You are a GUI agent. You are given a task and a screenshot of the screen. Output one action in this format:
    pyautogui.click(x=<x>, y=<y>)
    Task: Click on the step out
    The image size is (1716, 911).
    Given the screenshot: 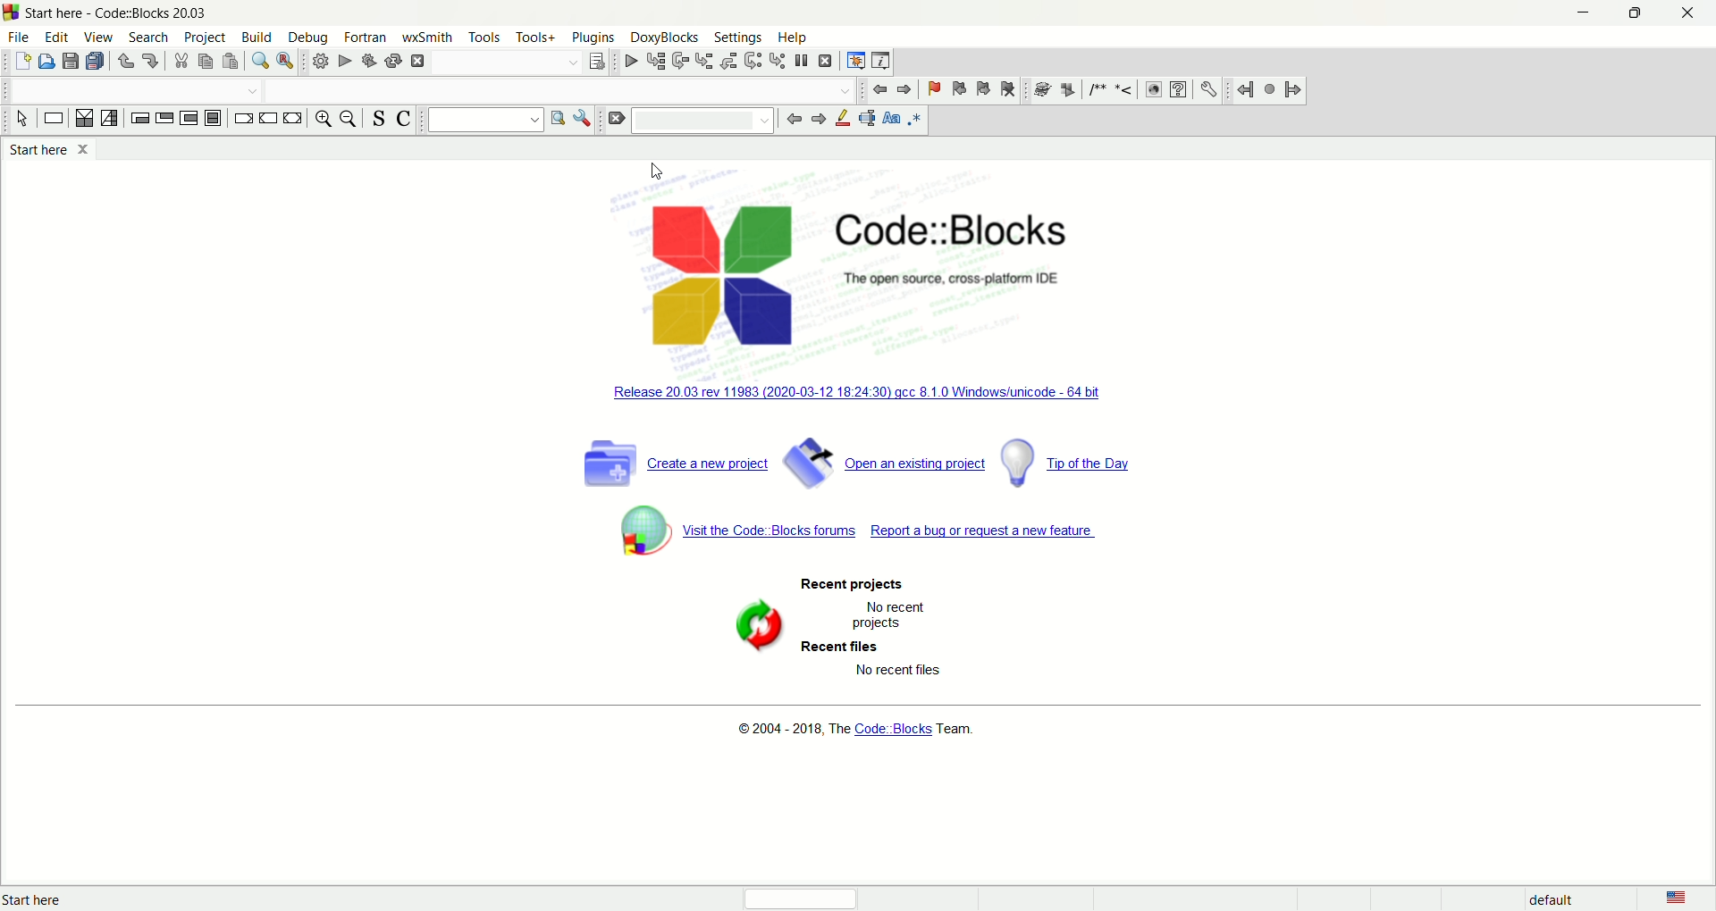 What is the action you would take?
    pyautogui.click(x=729, y=61)
    